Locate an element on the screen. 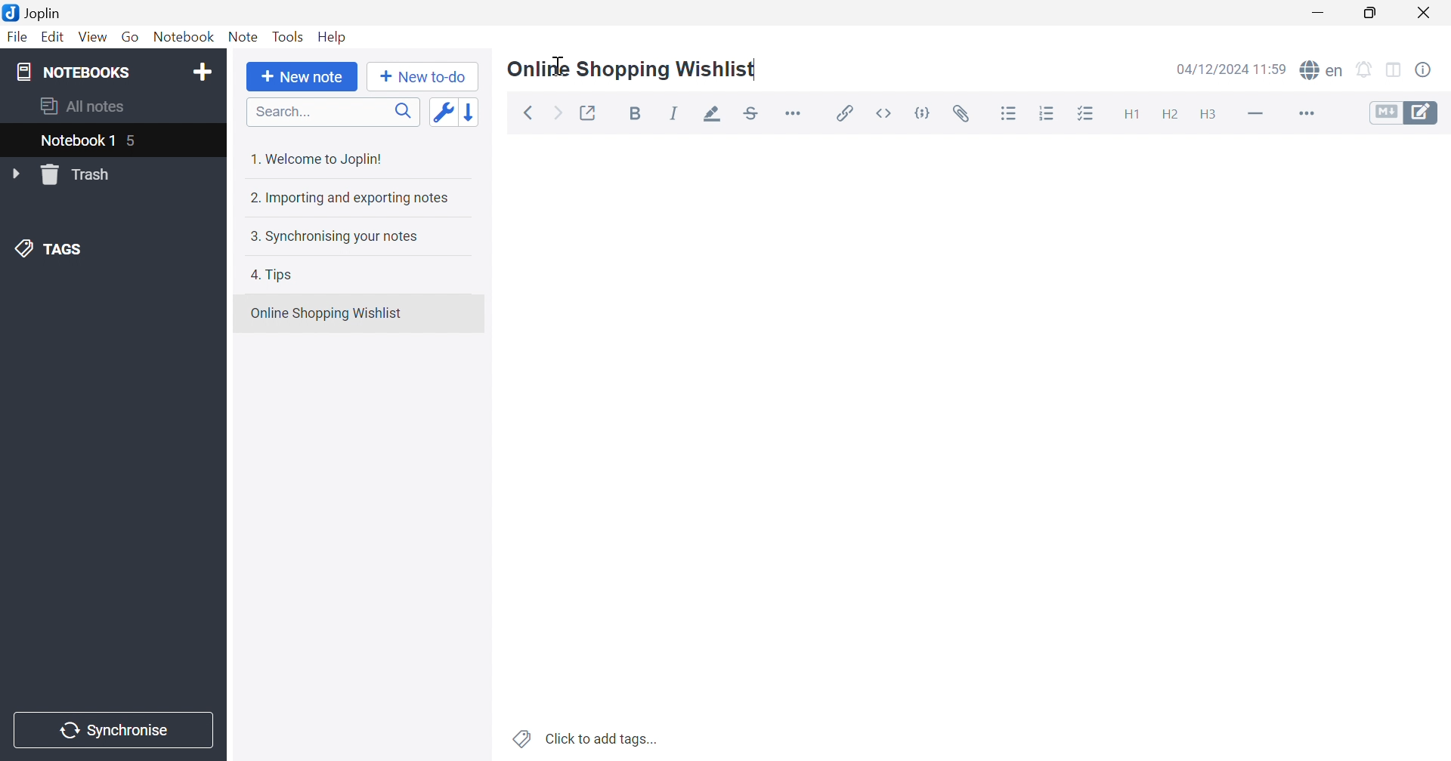 Image resolution: width=1451 pixels, height=761 pixels. New note is located at coordinates (306, 77).